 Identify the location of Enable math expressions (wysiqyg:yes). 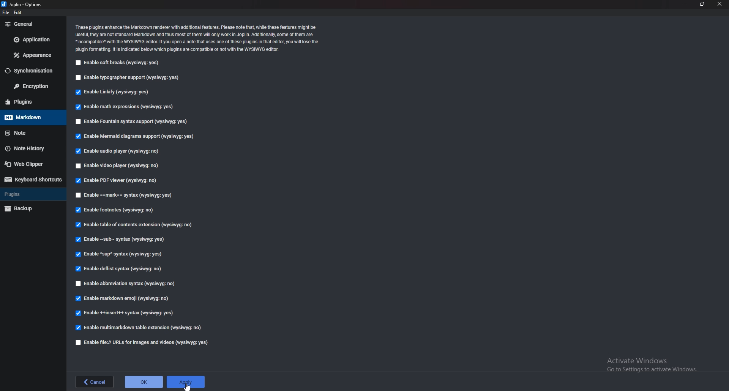
(130, 107).